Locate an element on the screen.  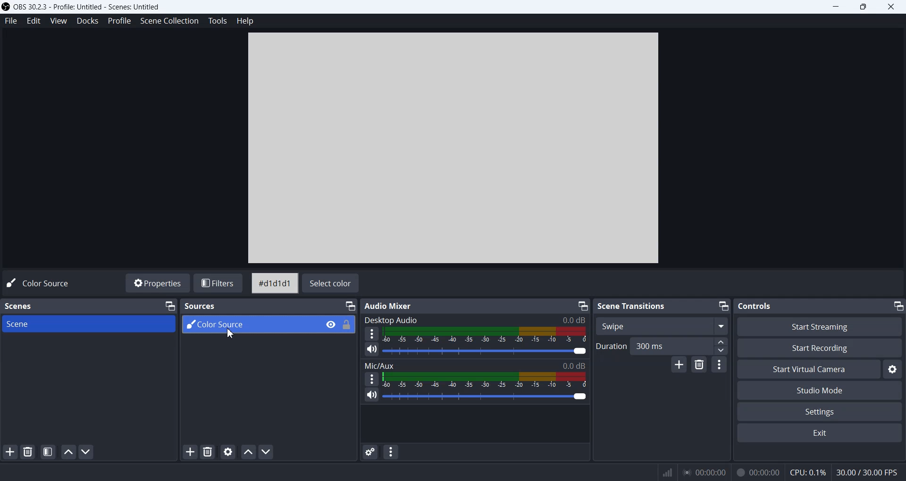
Duration is located at coordinates (609, 346).